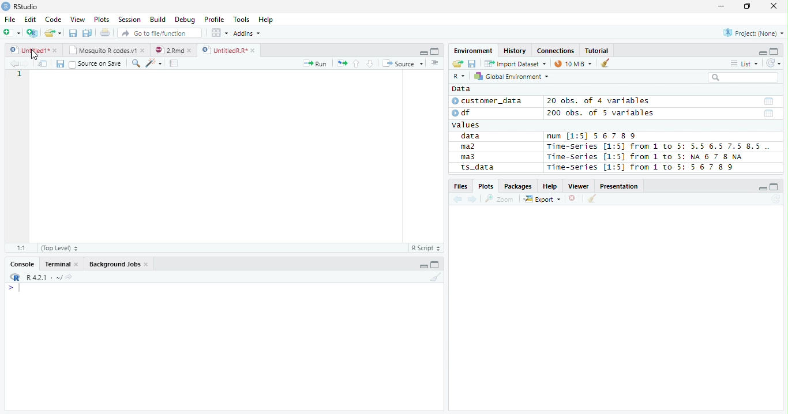  I want to click on Files, so click(460, 186).